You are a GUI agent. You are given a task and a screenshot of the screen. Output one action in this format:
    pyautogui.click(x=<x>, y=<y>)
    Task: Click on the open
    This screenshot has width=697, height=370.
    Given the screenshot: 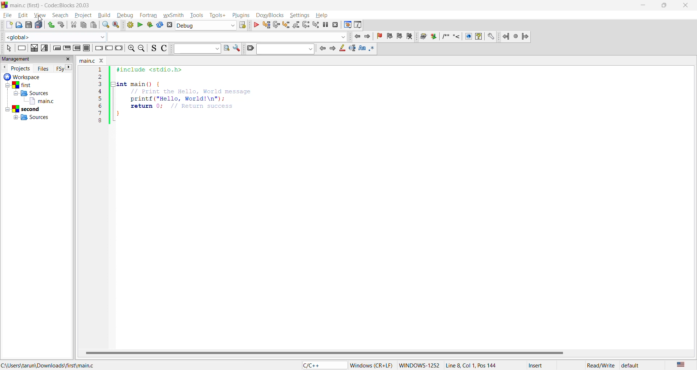 What is the action you would take?
    pyautogui.click(x=19, y=25)
    